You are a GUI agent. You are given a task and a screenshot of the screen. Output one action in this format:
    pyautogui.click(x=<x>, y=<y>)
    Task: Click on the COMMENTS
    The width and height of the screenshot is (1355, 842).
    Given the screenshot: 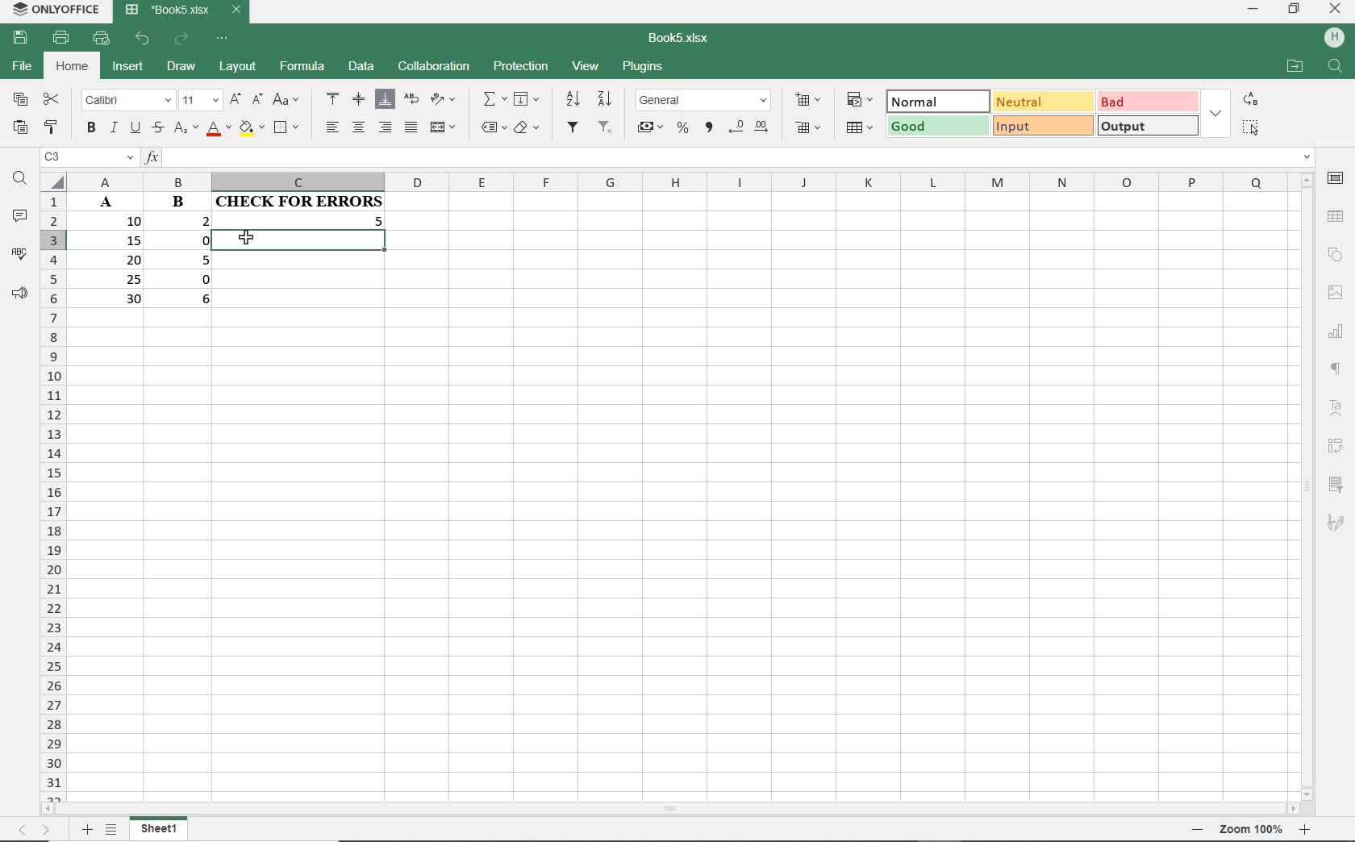 What is the action you would take?
    pyautogui.click(x=19, y=216)
    